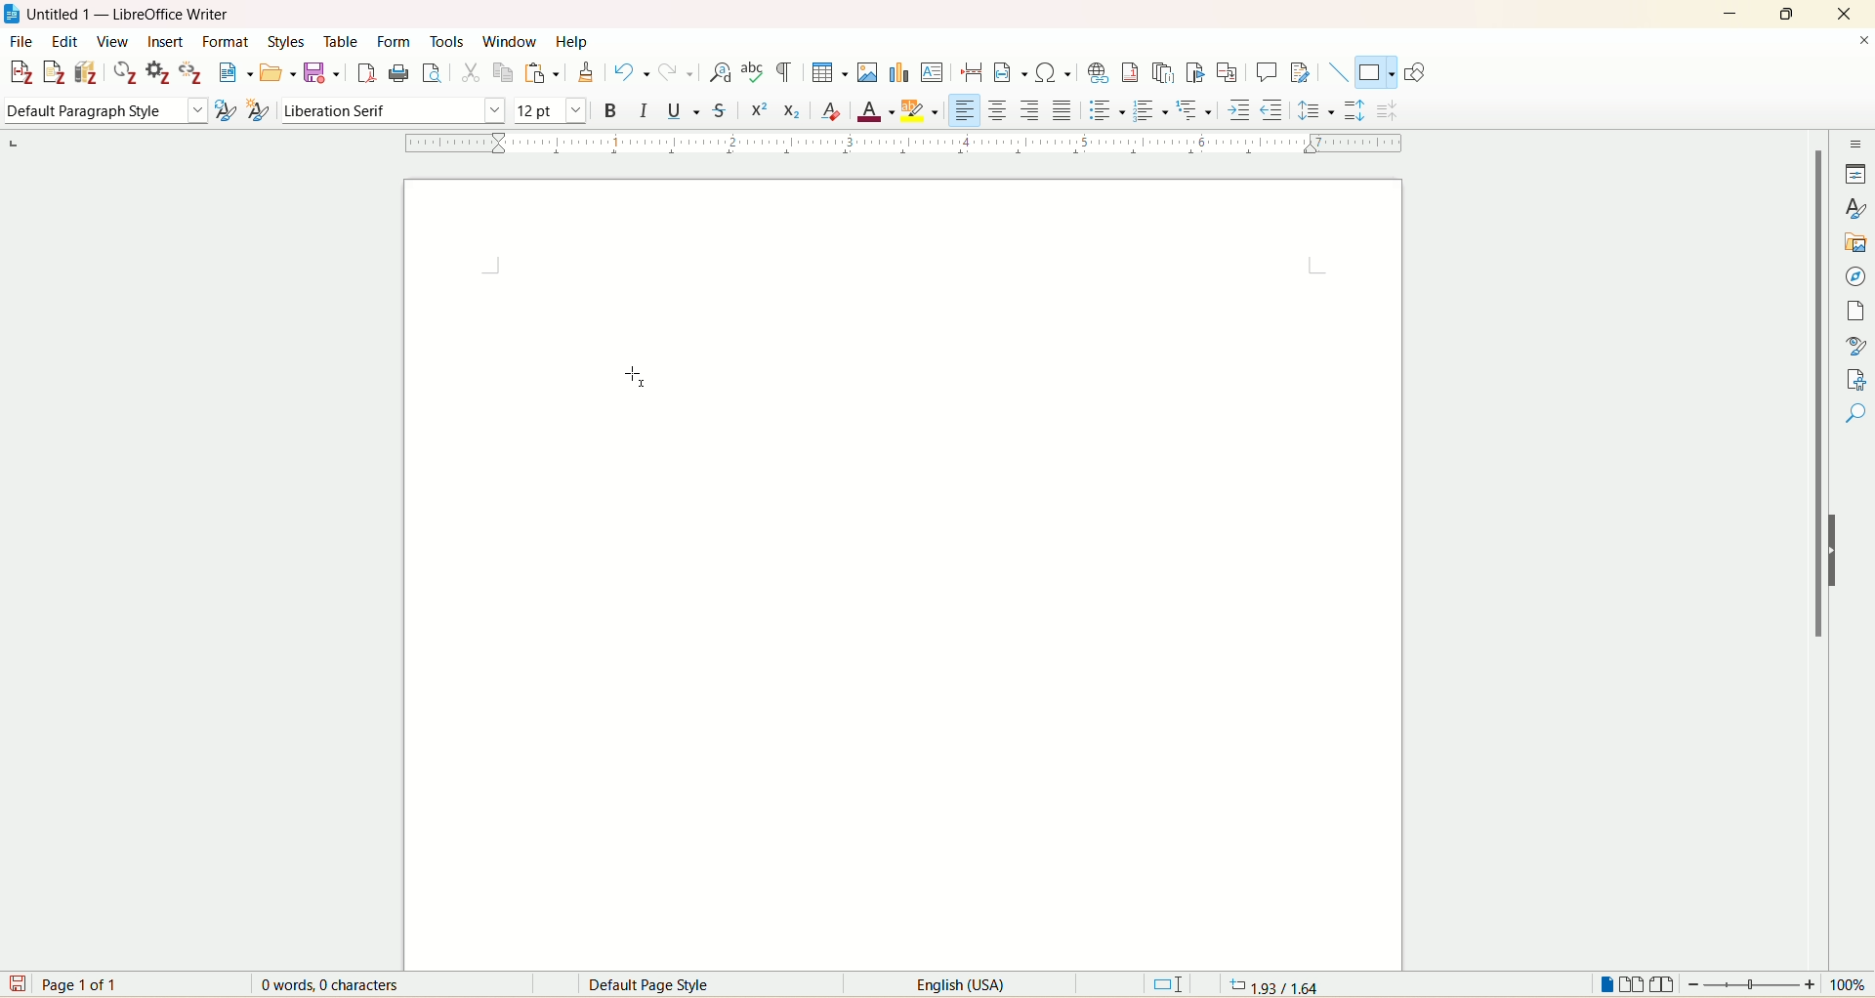 The image size is (1875, 998). I want to click on toggle ordered list, so click(1149, 108).